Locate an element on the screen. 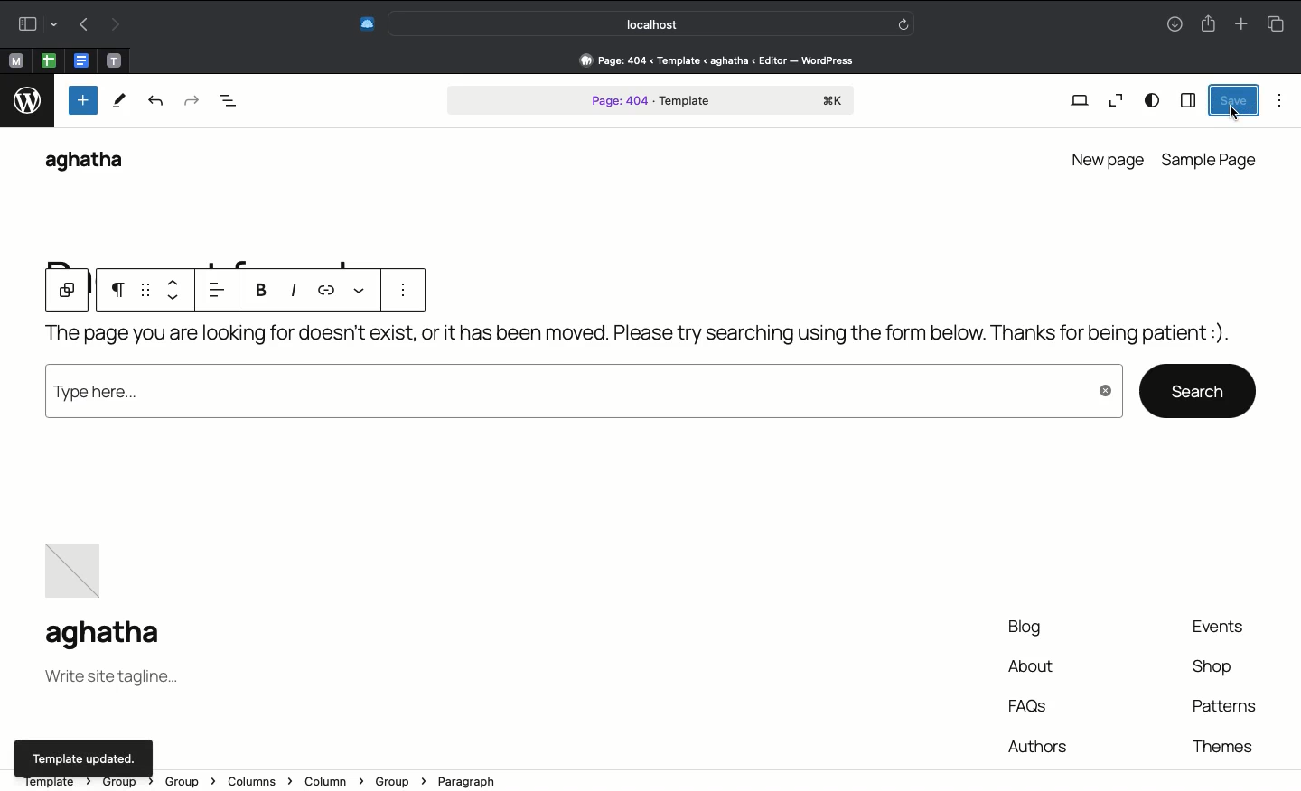 This screenshot has height=791, width=1301. About is located at coordinates (1032, 668).